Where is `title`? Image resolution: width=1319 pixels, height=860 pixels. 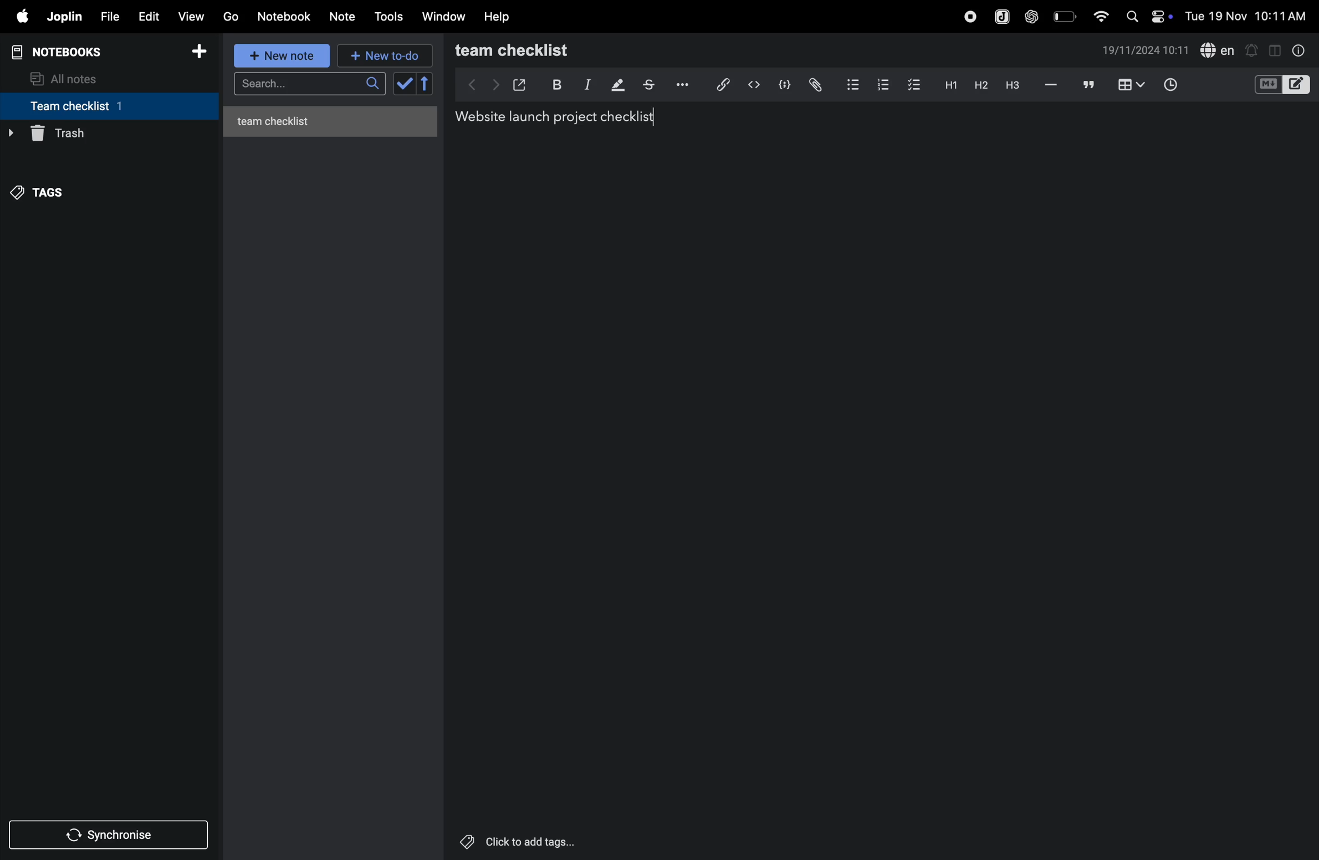
title is located at coordinates (553, 117).